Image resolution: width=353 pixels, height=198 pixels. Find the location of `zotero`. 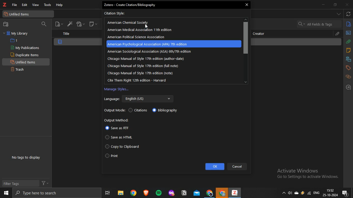

zotero is located at coordinates (5, 5).